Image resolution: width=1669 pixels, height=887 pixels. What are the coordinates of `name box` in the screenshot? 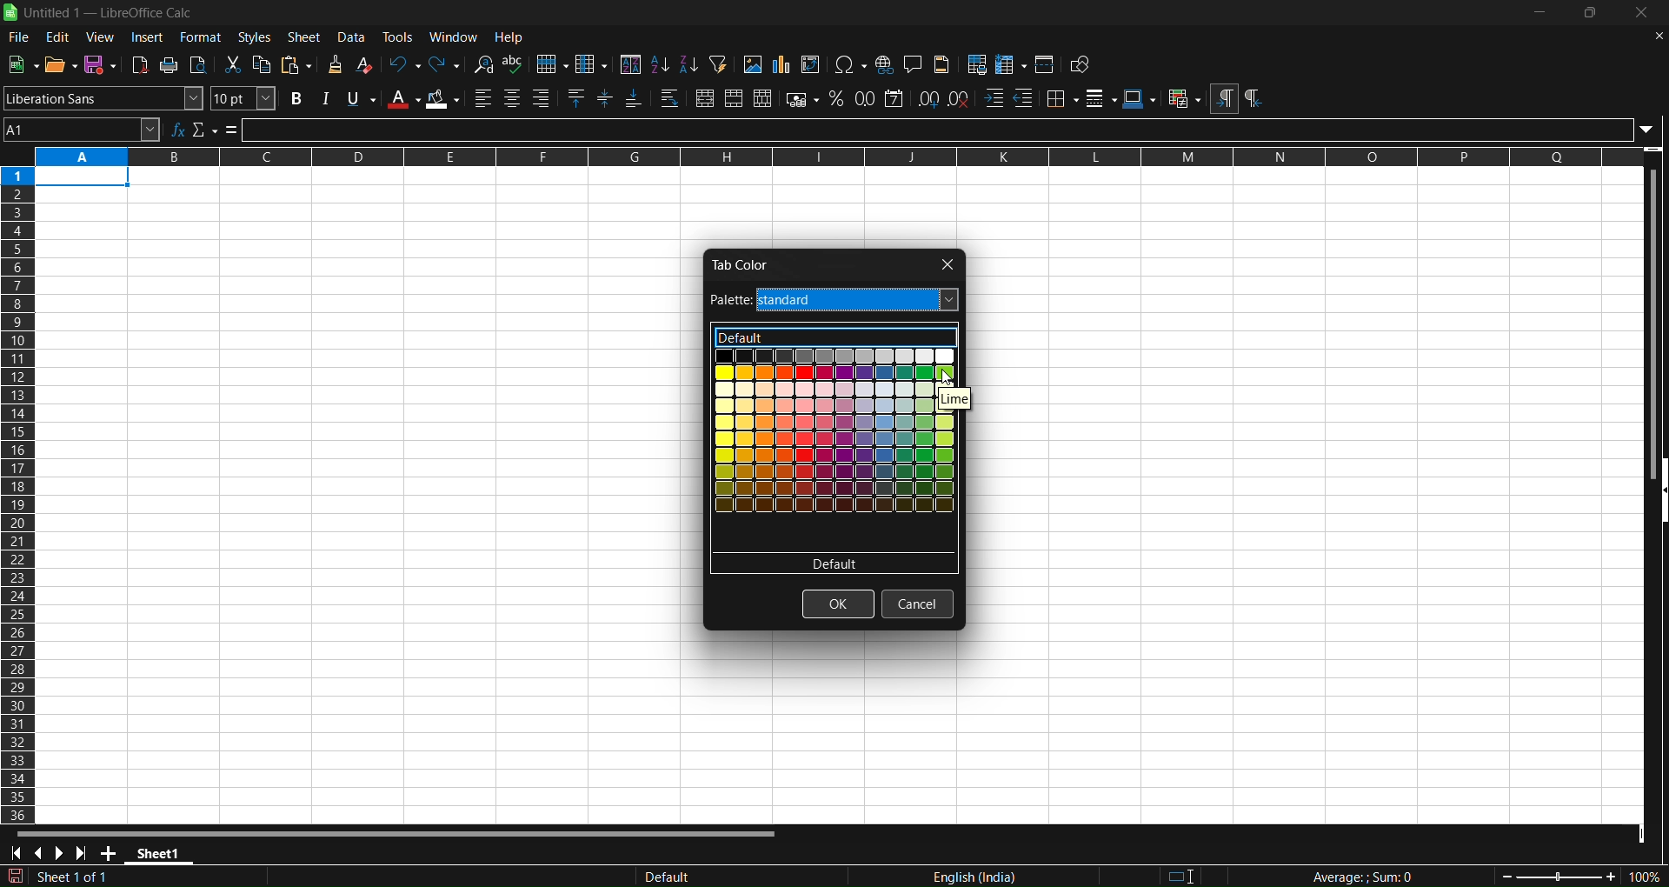 It's located at (82, 129).